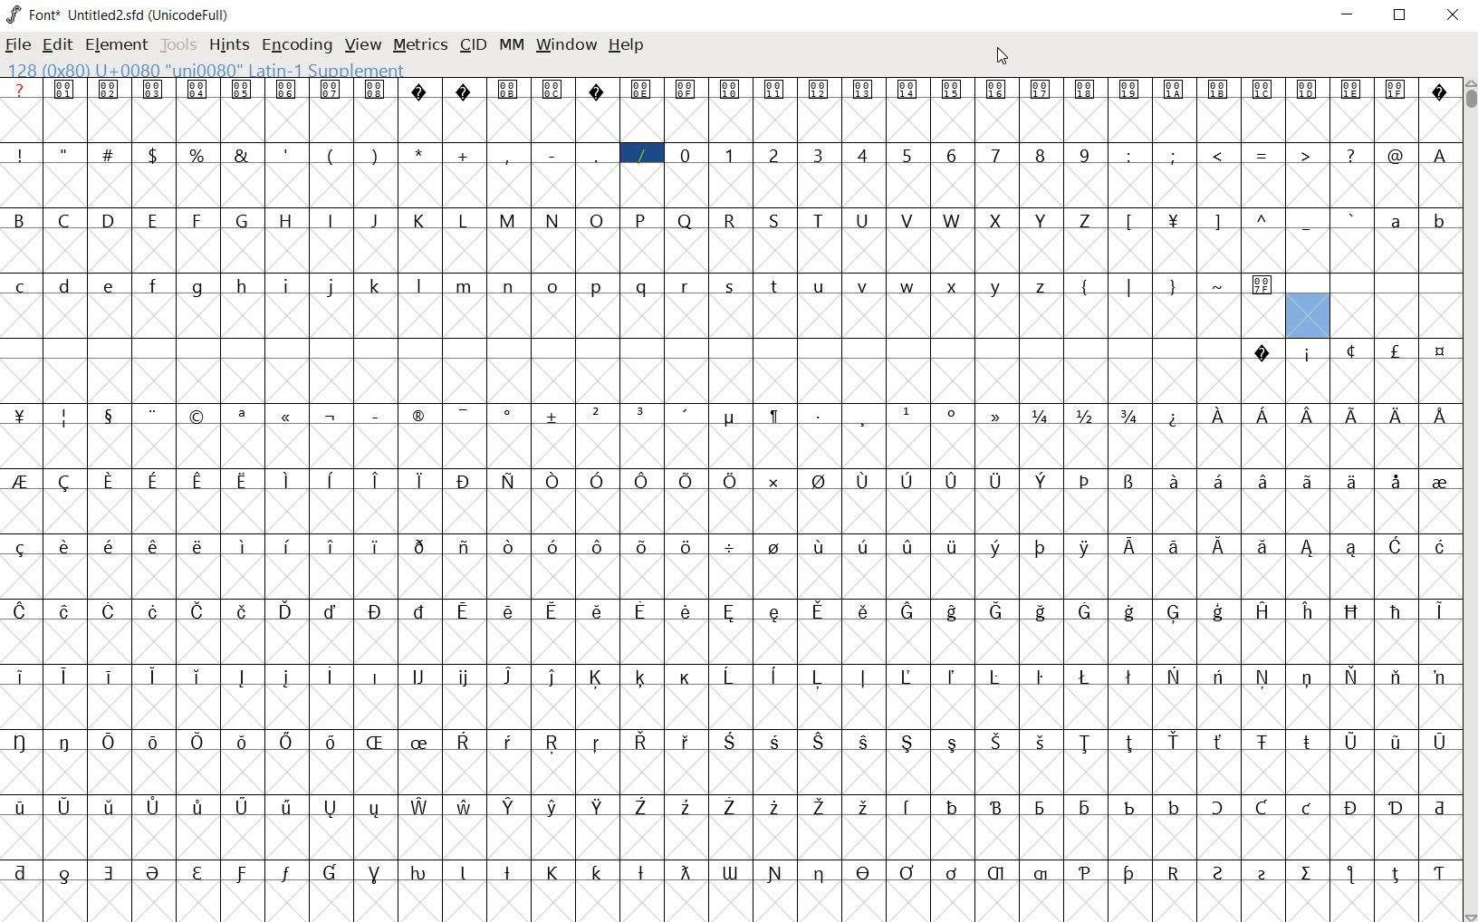 This screenshot has height=922, width=1478. I want to click on glyph, so click(819, 288).